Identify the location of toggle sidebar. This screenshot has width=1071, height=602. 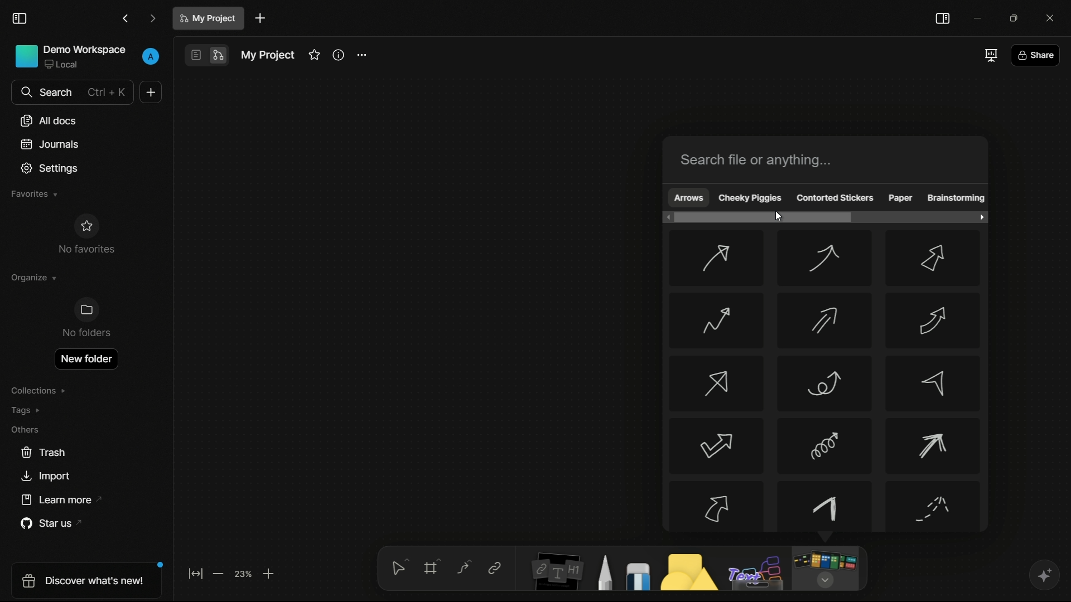
(942, 18).